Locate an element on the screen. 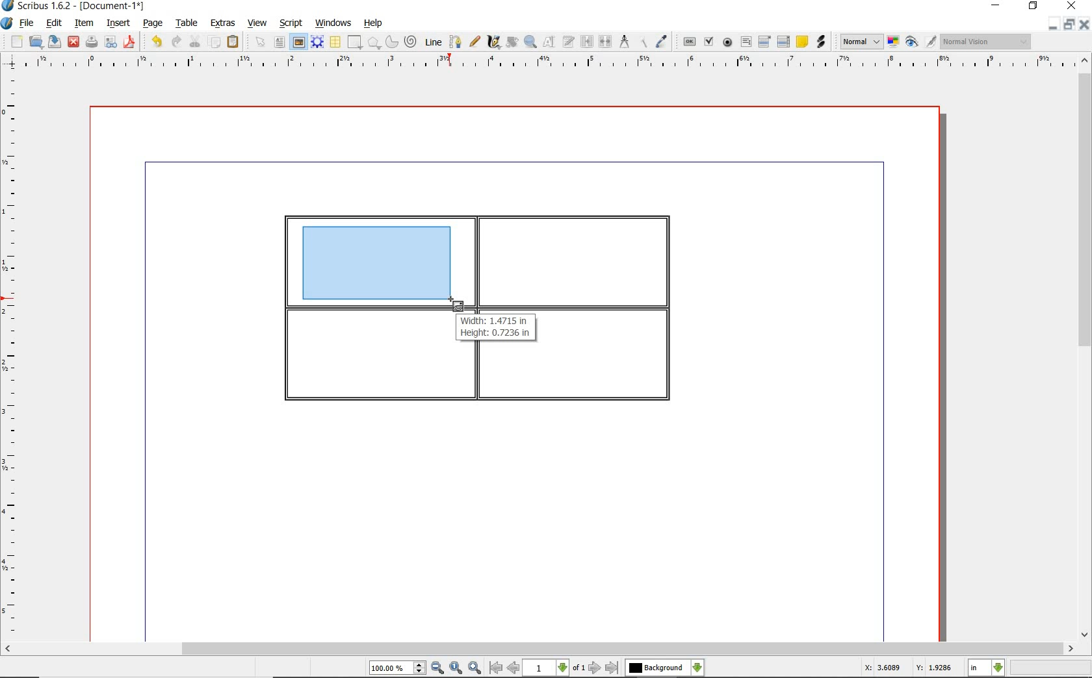 The height and width of the screenshot is (678, 1092). edit contents of frame is located at coordinates (549, 42).